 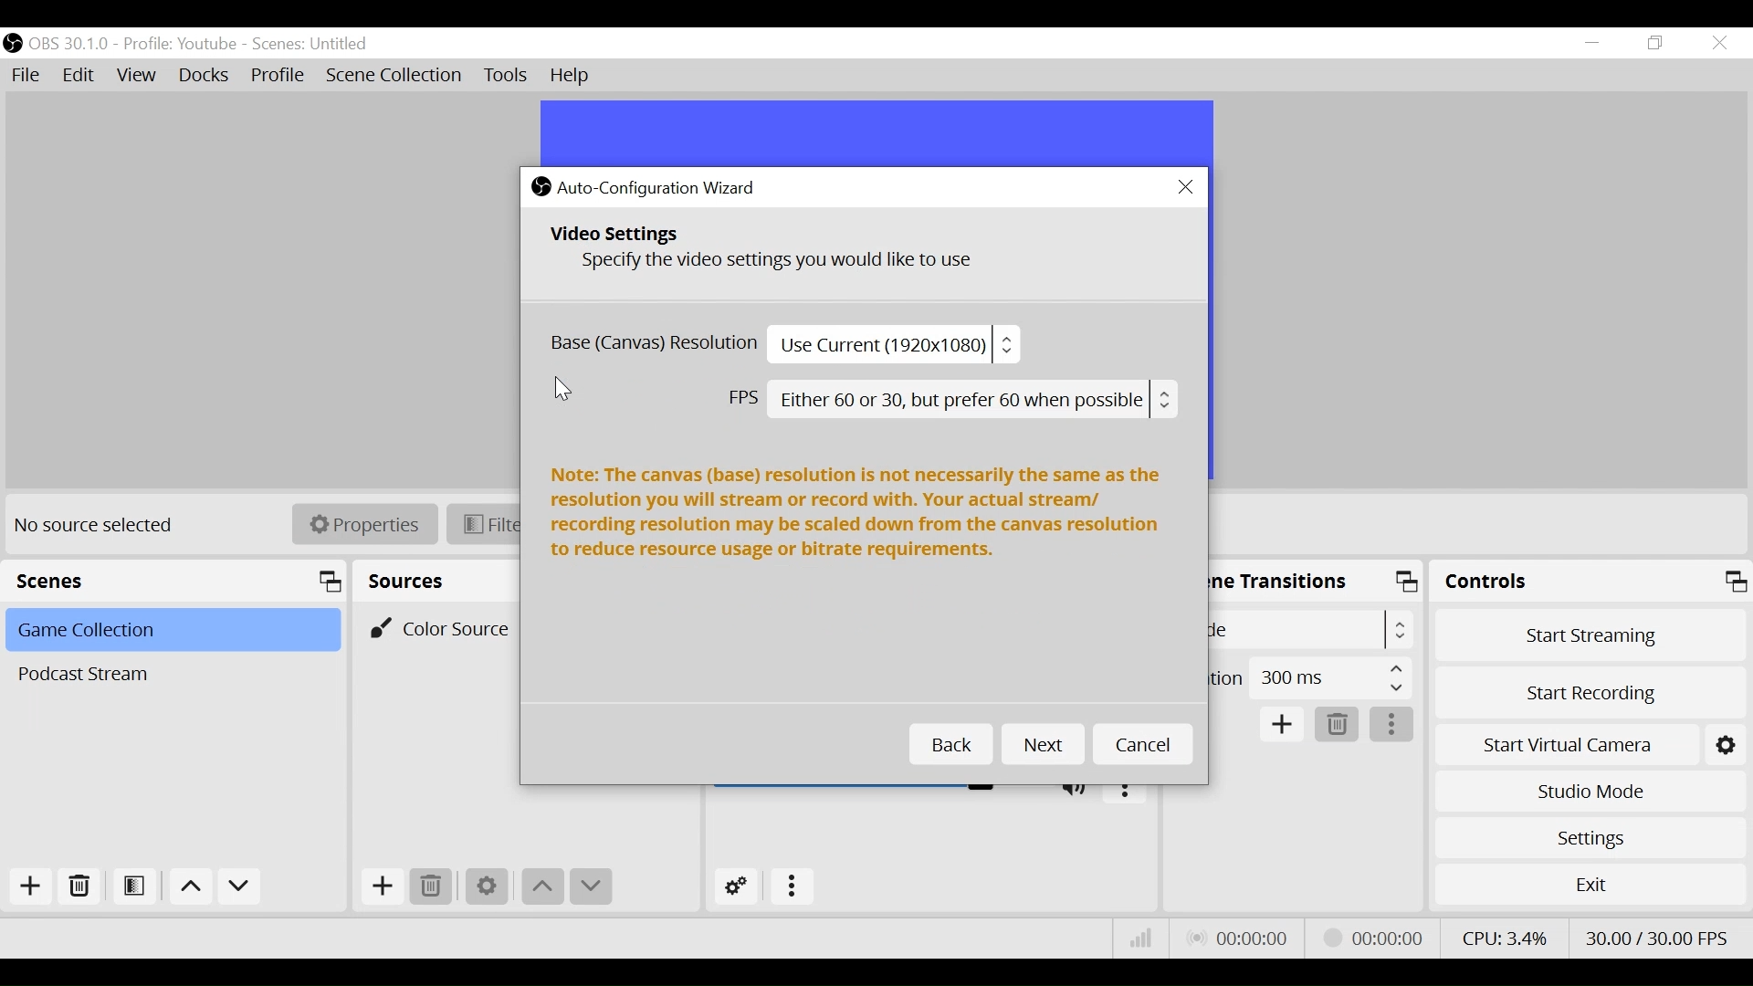 What do you see at coordinates (950, 401) in the screenshot?
I see `Frame Per Second` at bounding box center [950, 401].